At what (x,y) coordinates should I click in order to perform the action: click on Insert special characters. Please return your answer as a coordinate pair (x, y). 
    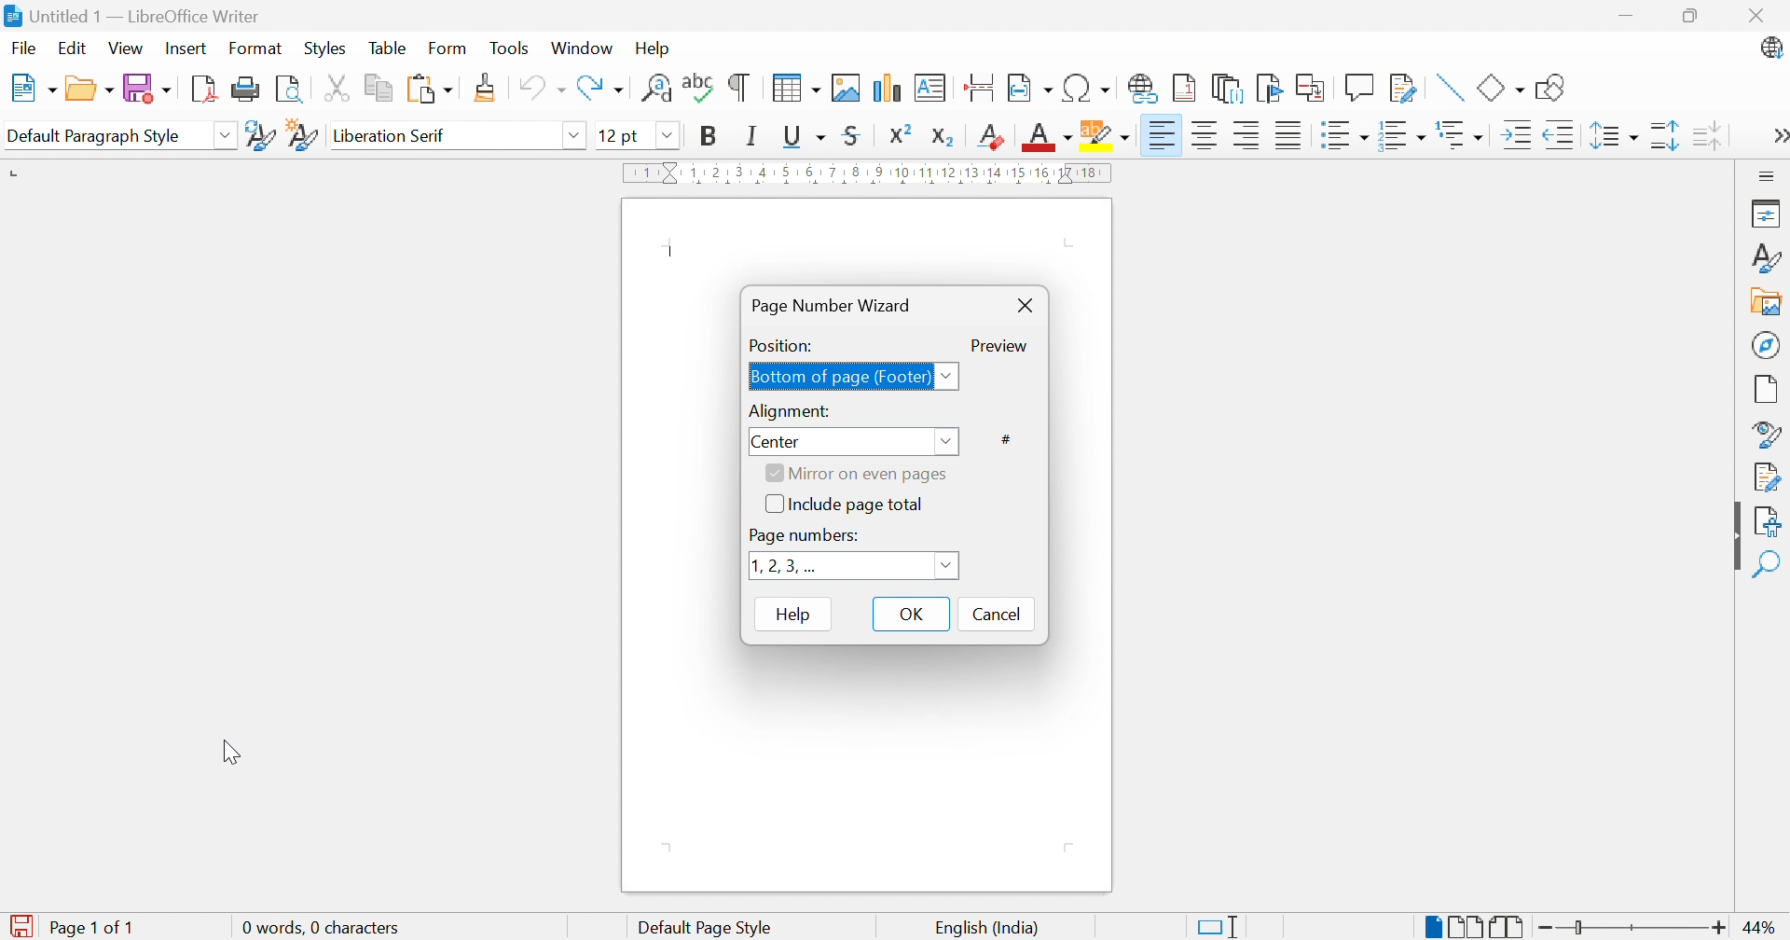
    Looking at the image, I should click on (1085, 89).